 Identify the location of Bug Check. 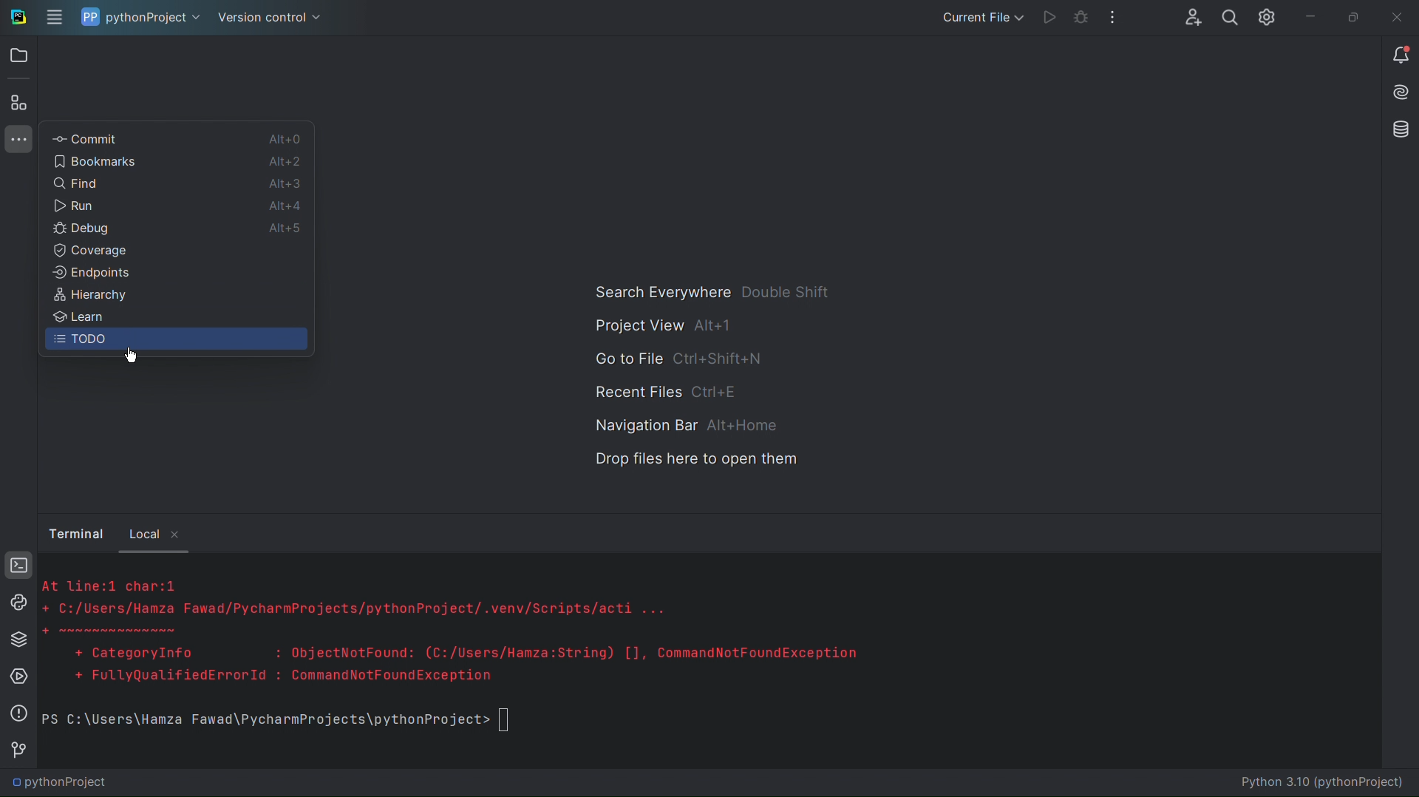
(1079, 18).